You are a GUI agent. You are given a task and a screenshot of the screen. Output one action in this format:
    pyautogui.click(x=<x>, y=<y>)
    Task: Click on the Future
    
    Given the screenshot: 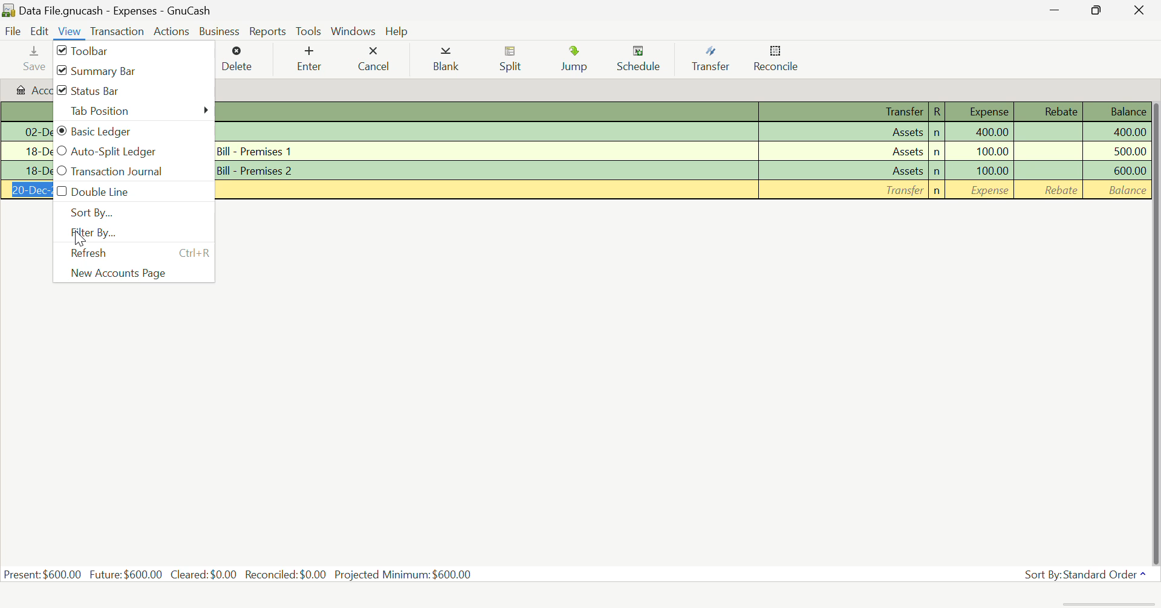 What is the action you would take?
    pyautogui.click(x=126, y=574)
    